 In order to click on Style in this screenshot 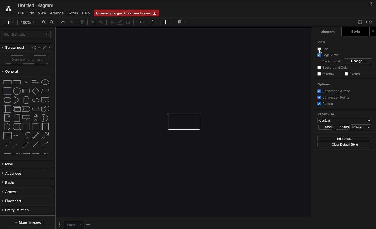, I will do `click(356, 32)`.